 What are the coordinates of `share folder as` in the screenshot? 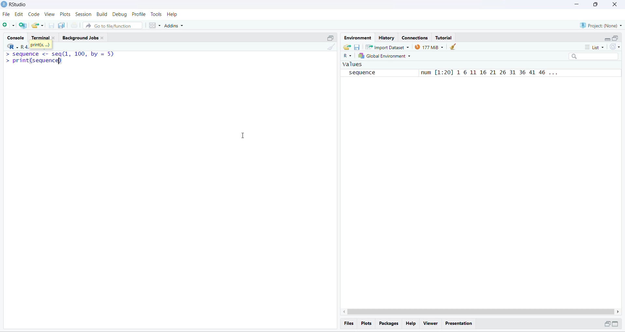 It's located at (38, 26).